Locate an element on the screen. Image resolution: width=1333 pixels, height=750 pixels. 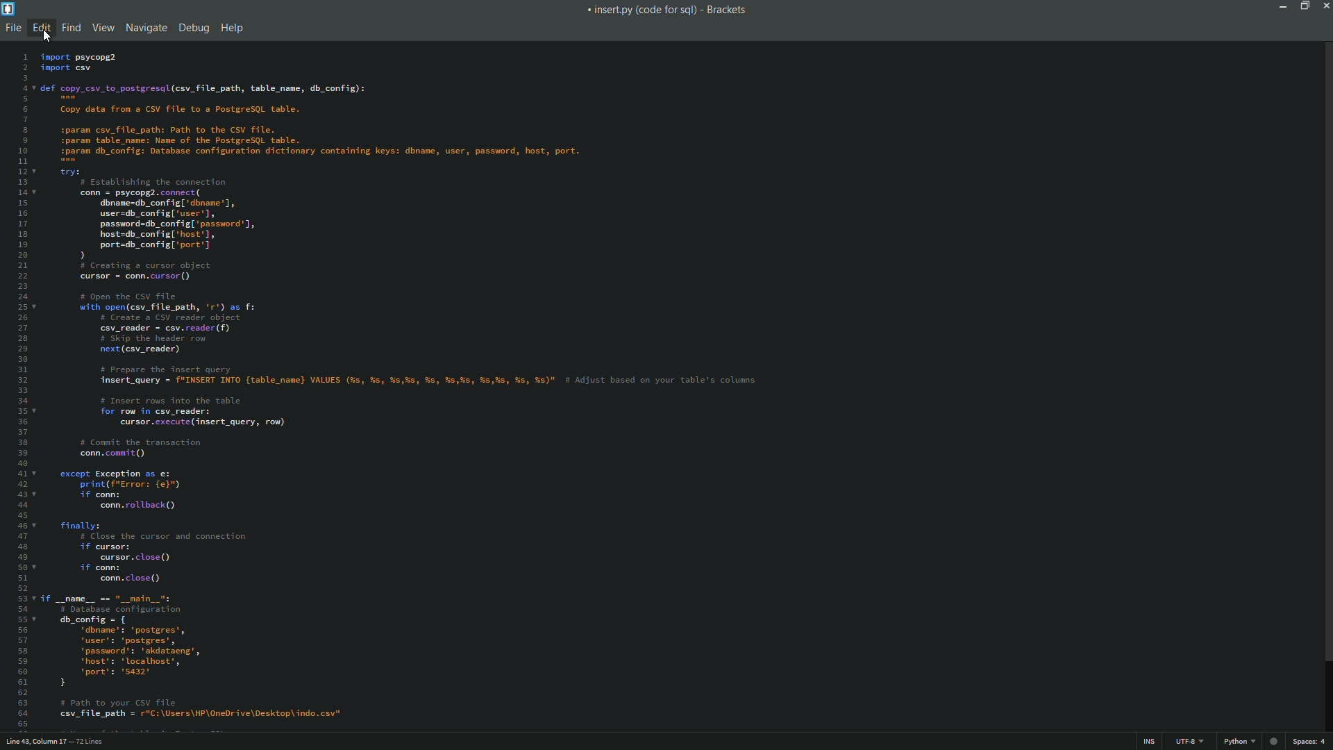
view menu is located at coordinates (101, 27).